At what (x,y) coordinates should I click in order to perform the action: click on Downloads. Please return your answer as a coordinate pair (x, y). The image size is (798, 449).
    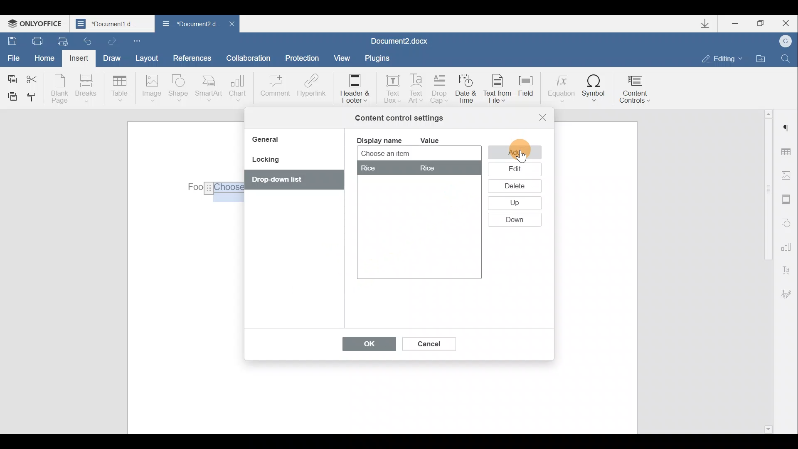
    Looking at the image, I should click on (708, 24).